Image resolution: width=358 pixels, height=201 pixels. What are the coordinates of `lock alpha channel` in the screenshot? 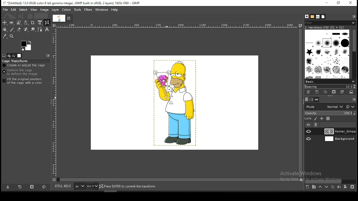 It's located at (328, 119).